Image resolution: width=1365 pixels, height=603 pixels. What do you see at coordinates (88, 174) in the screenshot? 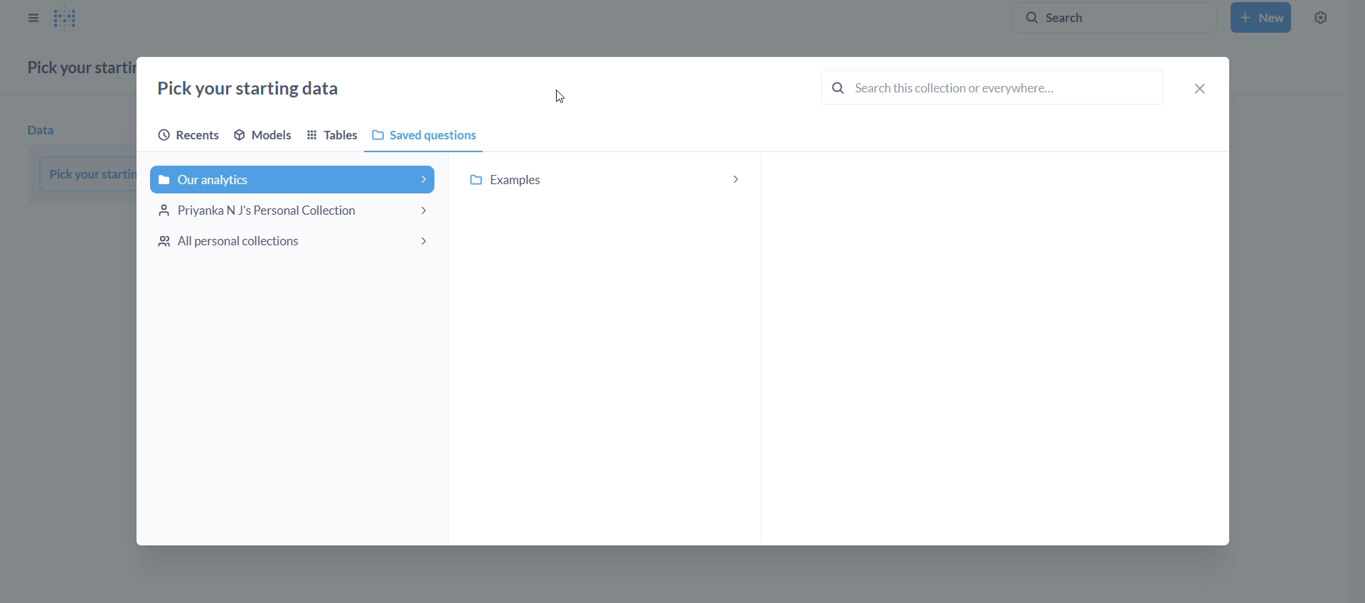
I see `Pick your startir` at bounding box center [88, 174].